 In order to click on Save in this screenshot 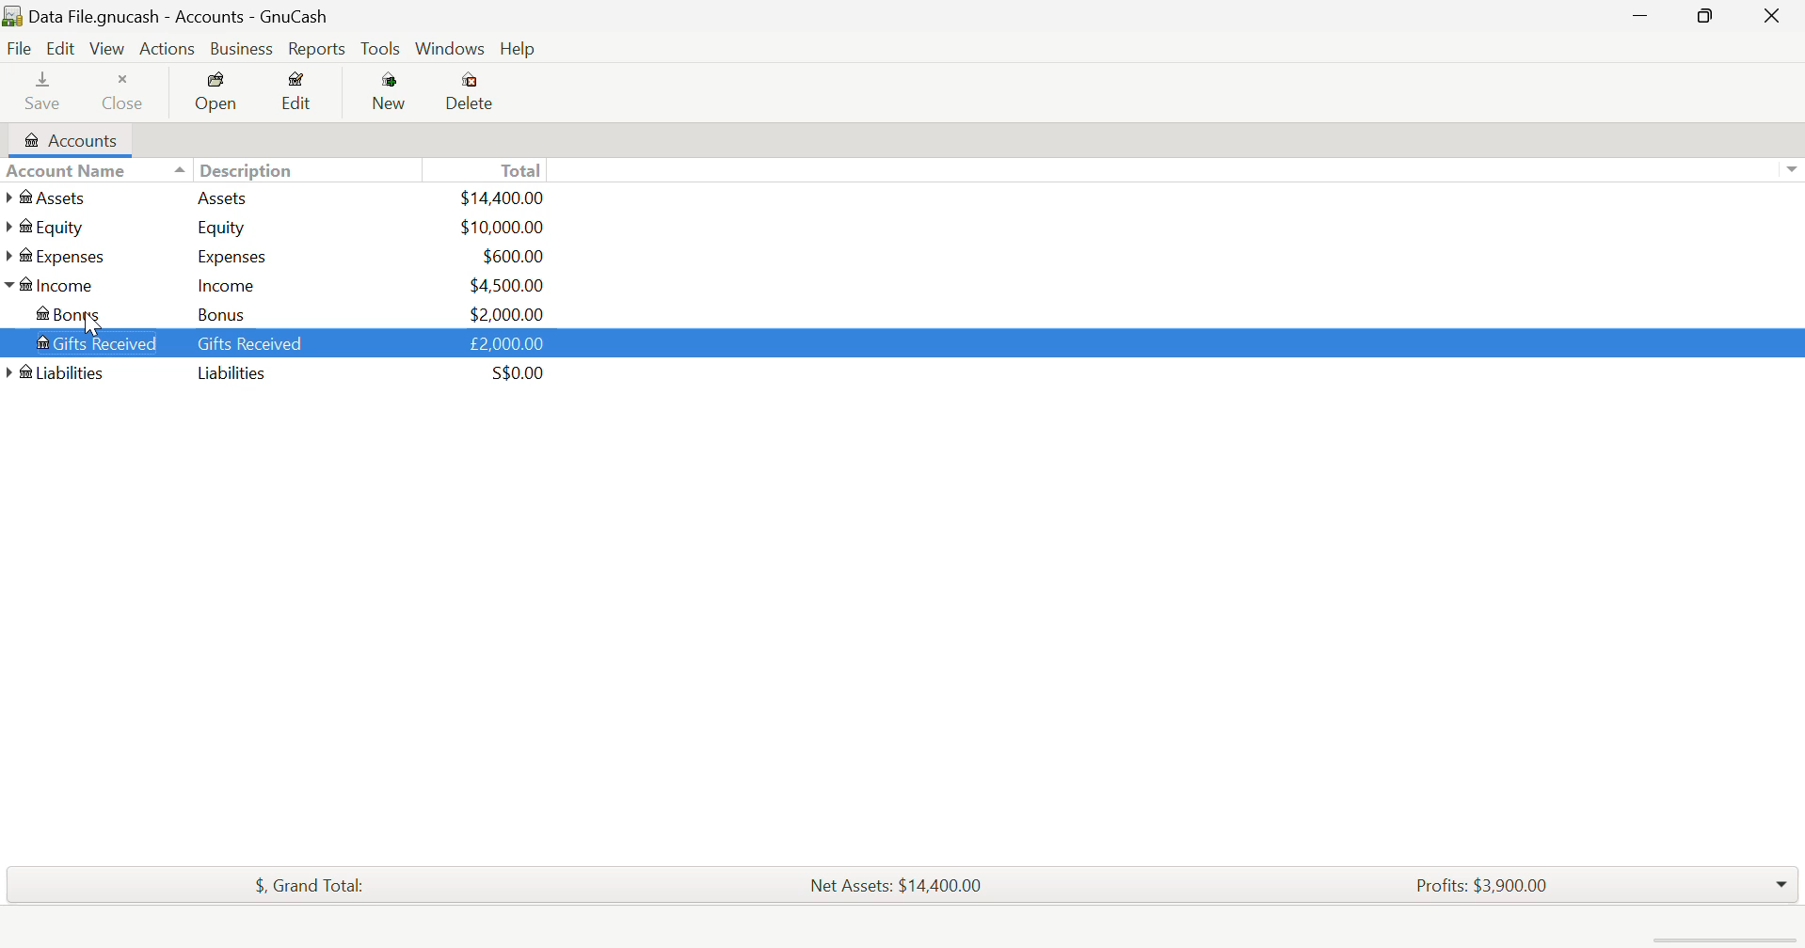, I will do `click(44, 89)`.